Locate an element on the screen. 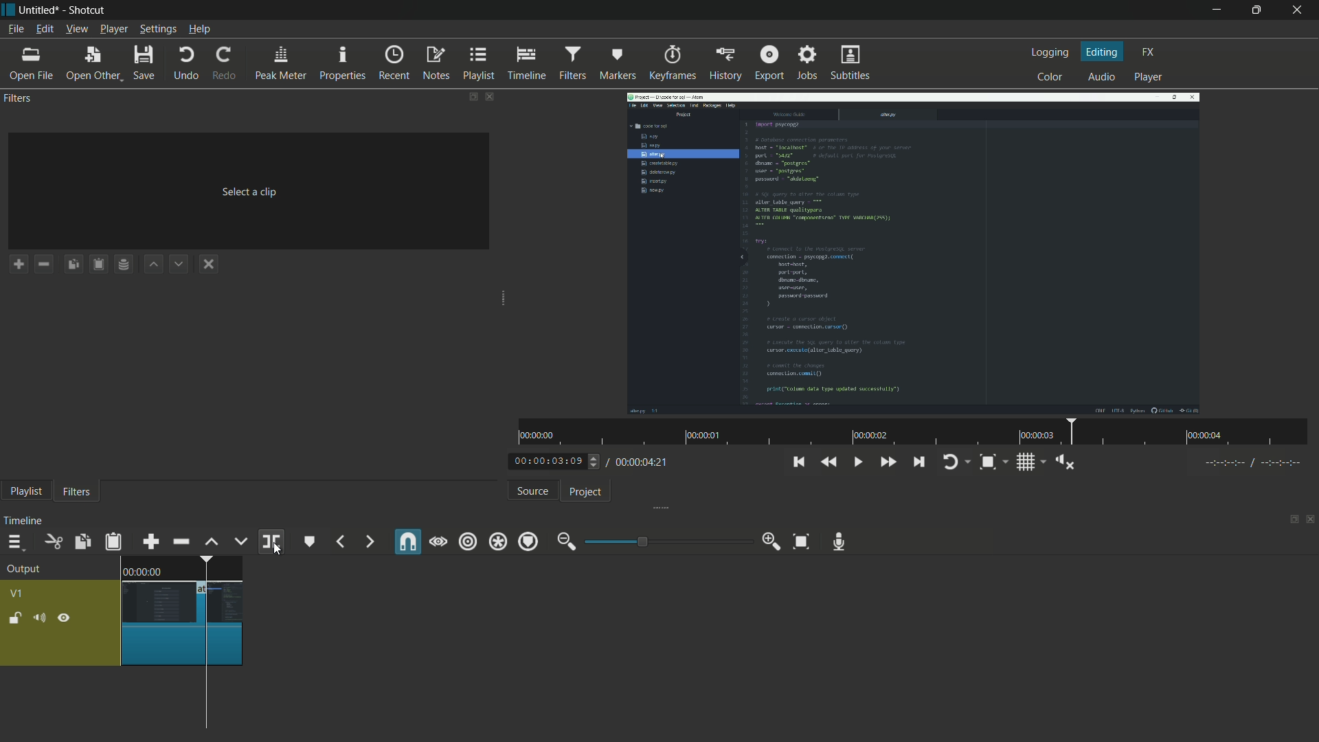  view menu is located at coordinates (78, 29).